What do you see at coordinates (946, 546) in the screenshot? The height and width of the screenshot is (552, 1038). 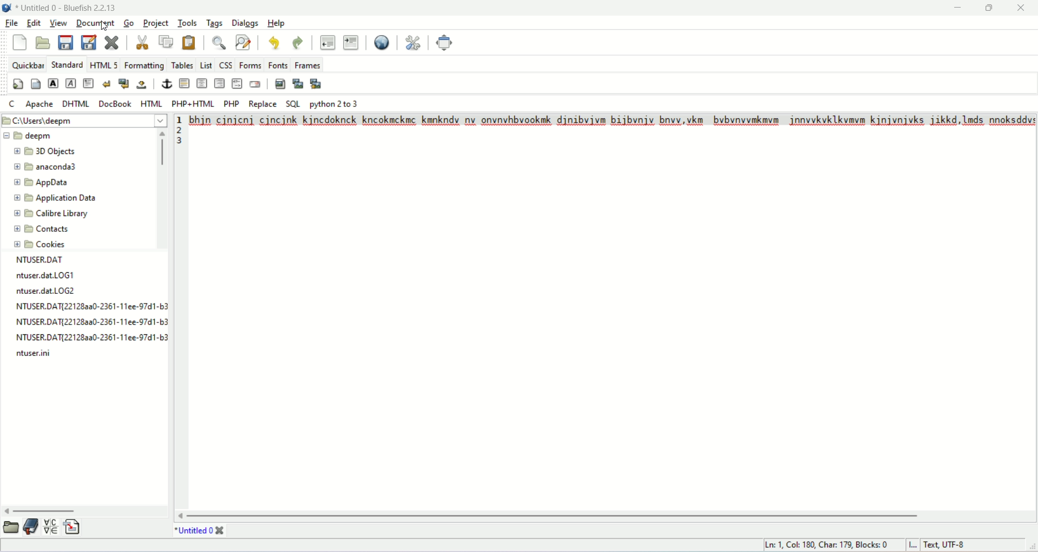 I see `text UTF-8` at bounding box center [946, 546].